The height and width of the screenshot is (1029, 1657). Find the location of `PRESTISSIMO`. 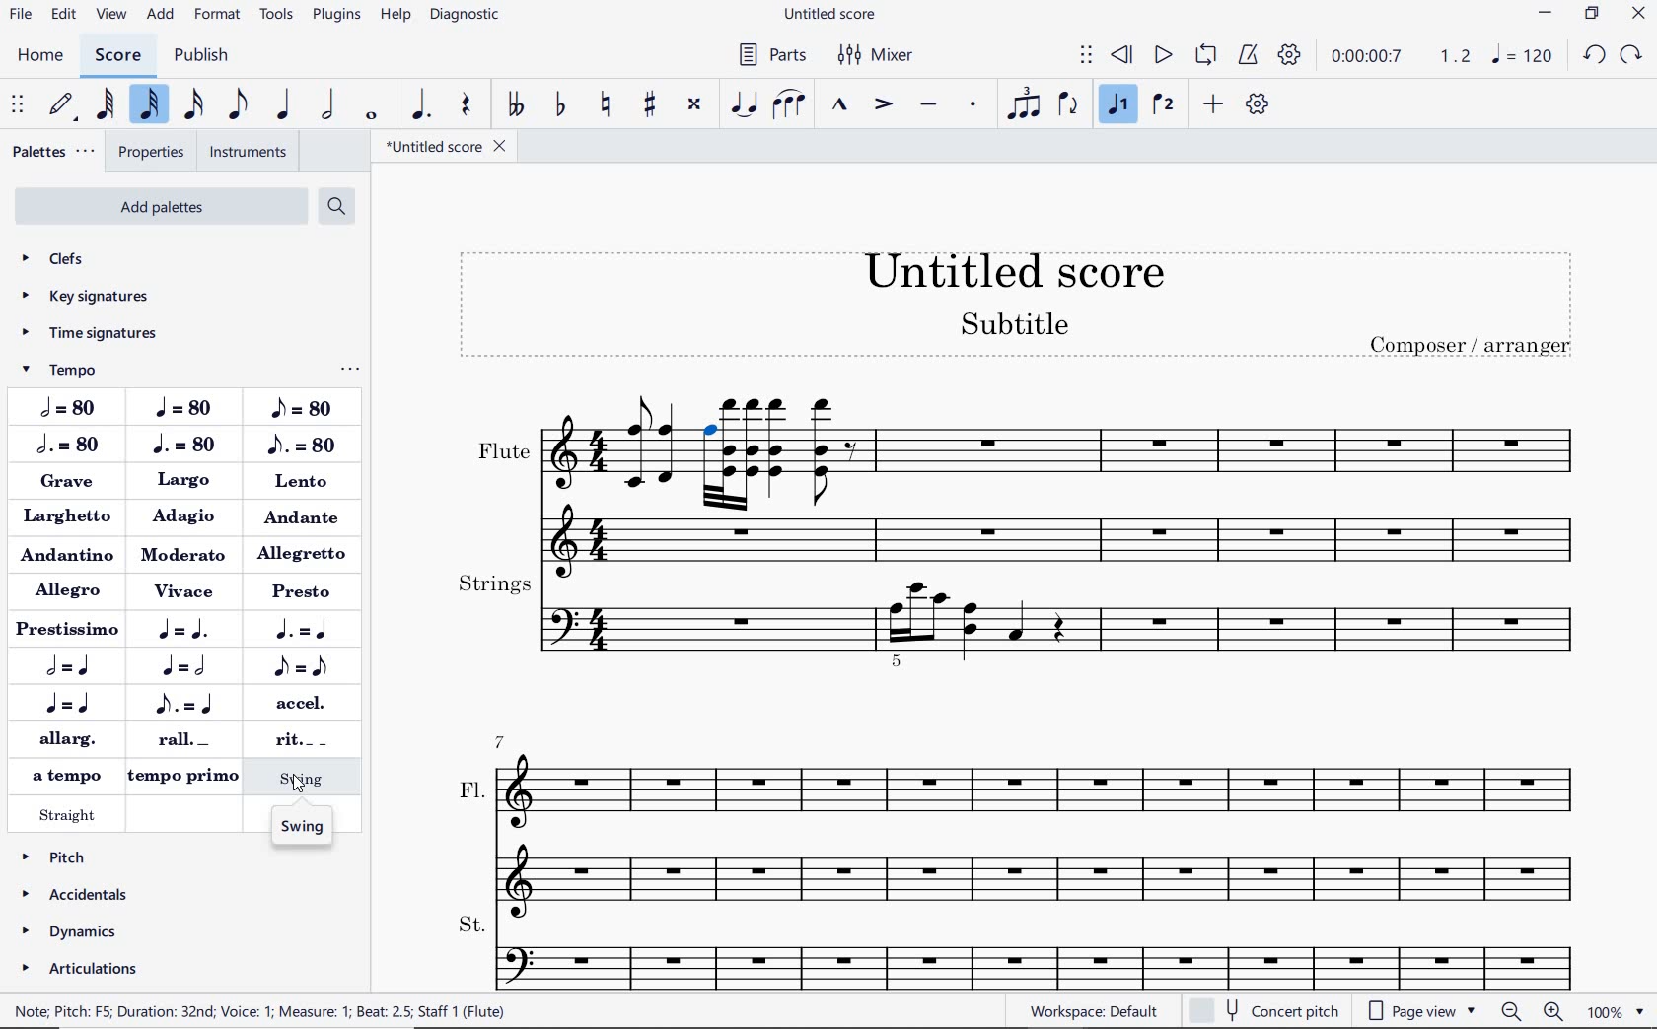

PRESTISSIMO is located at coordinates (66, 630).